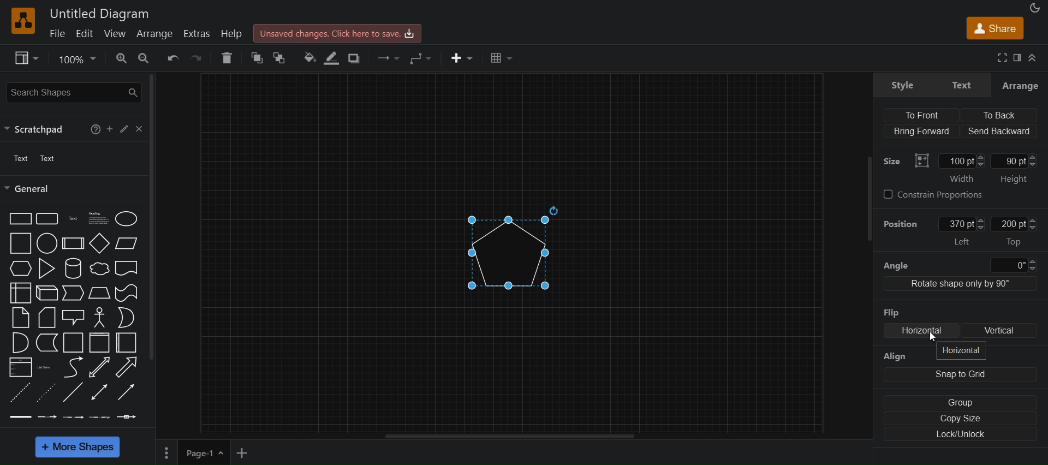 This screenshot has height=465, width=1048. I want to click on constrain proportions, so click(933, 195).